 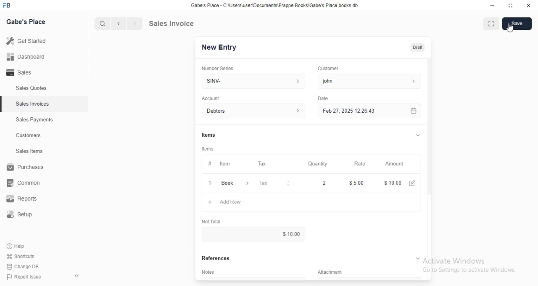 What do you see at coordinates (21, 199) in the screenshot?
I see `Reports` at bounding box center [21, 199].